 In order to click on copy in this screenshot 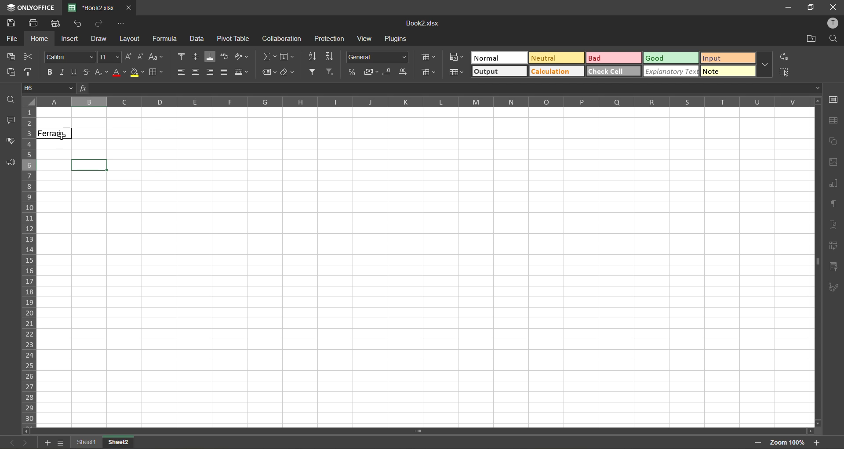, I will do `click(11, 57)`.